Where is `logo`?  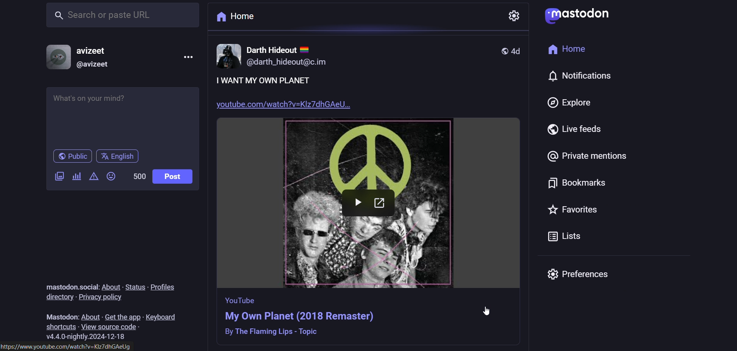 logo is located at coordinates (580, 14).